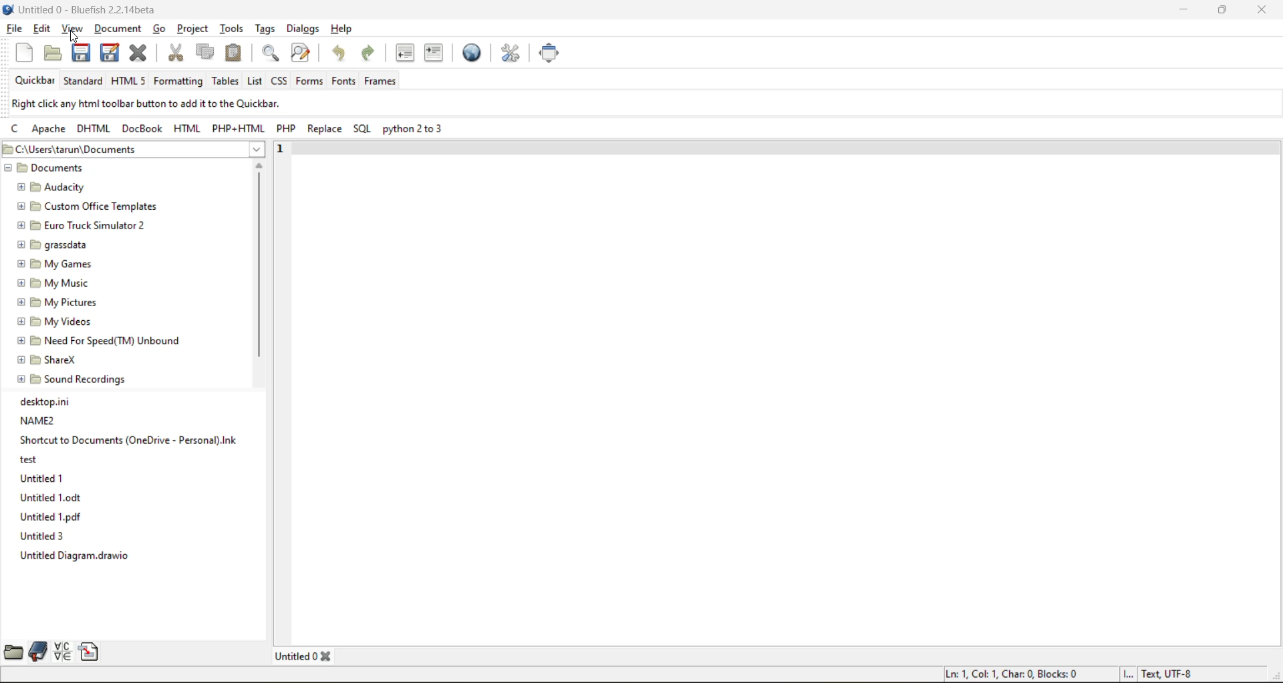  What do you see at coordinates (62, 302) in the screenshot?
I see `My Pictures` at bounding box center [62, 302].